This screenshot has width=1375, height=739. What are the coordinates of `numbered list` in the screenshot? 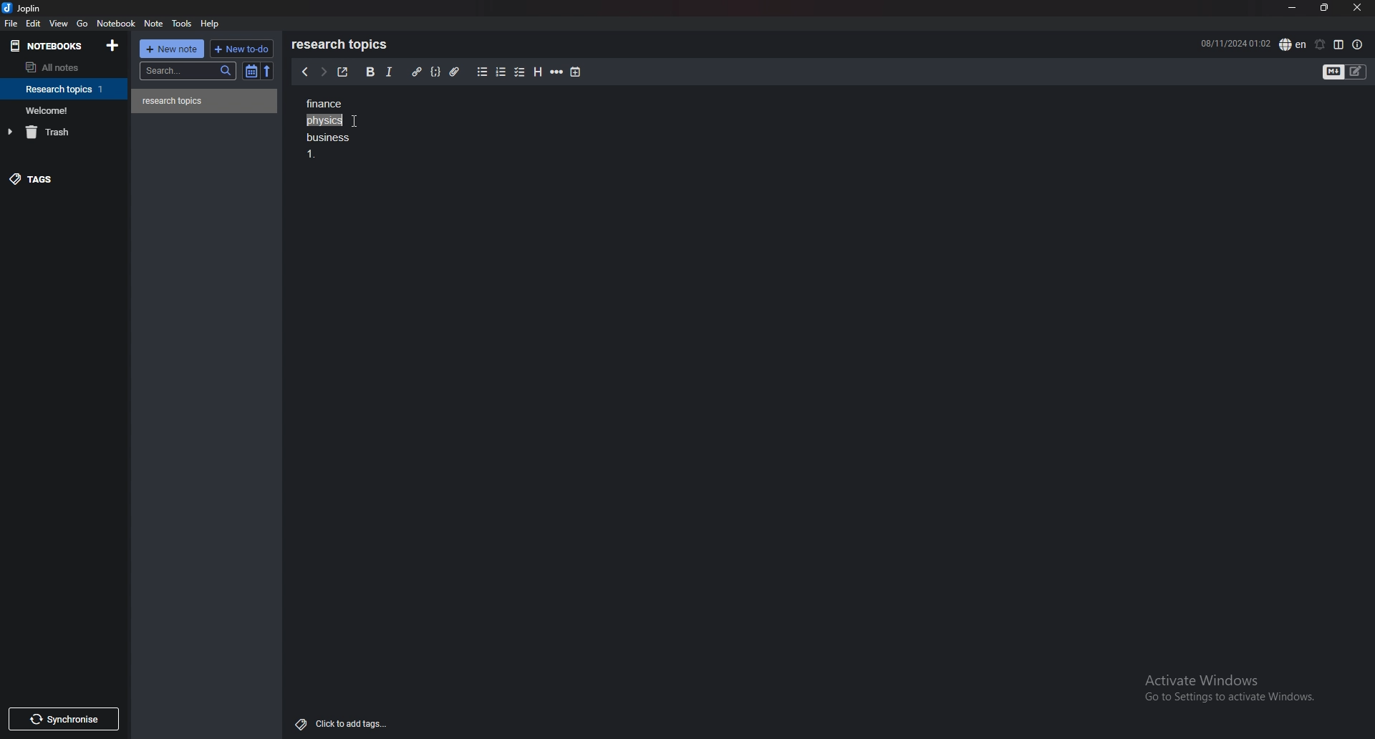 It's located at (502, 72).